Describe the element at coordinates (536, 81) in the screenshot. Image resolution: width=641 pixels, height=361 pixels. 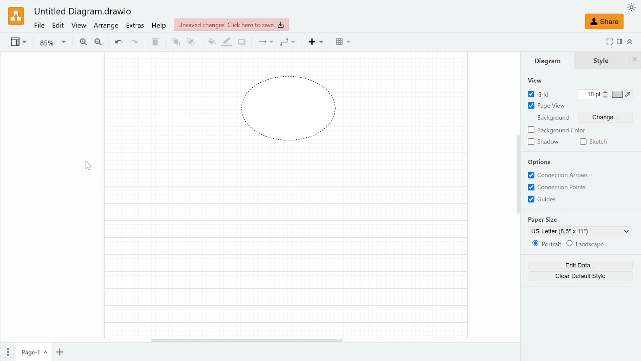
I see `view` at that location.